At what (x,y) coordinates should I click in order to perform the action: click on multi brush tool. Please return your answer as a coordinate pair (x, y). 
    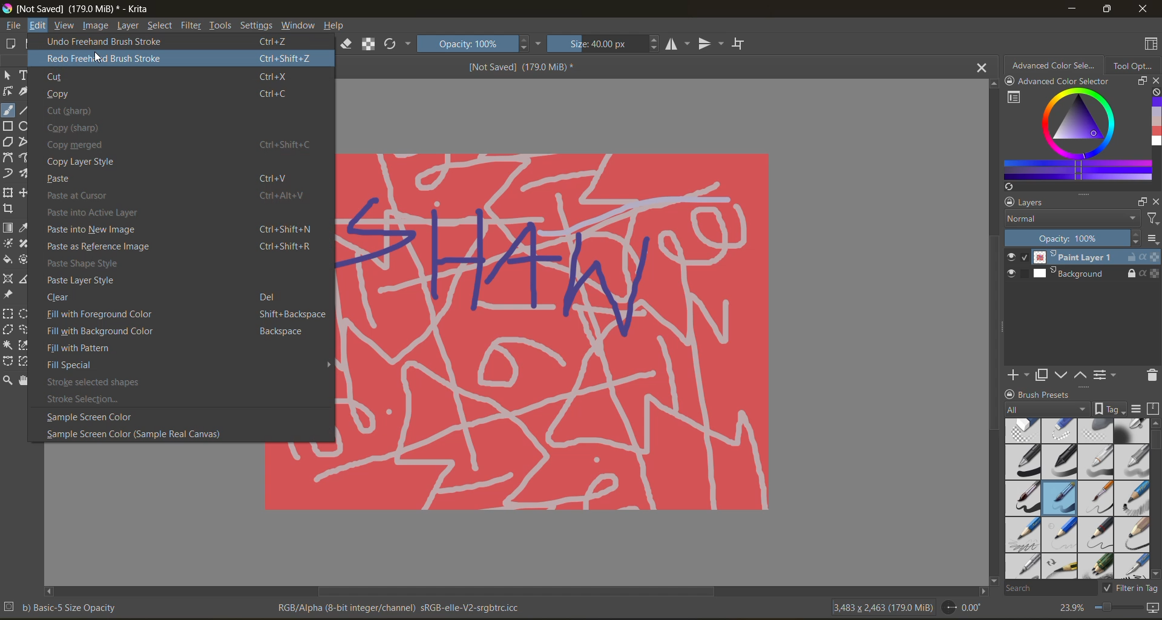
    Looking at the image, I should click on (27, 174).